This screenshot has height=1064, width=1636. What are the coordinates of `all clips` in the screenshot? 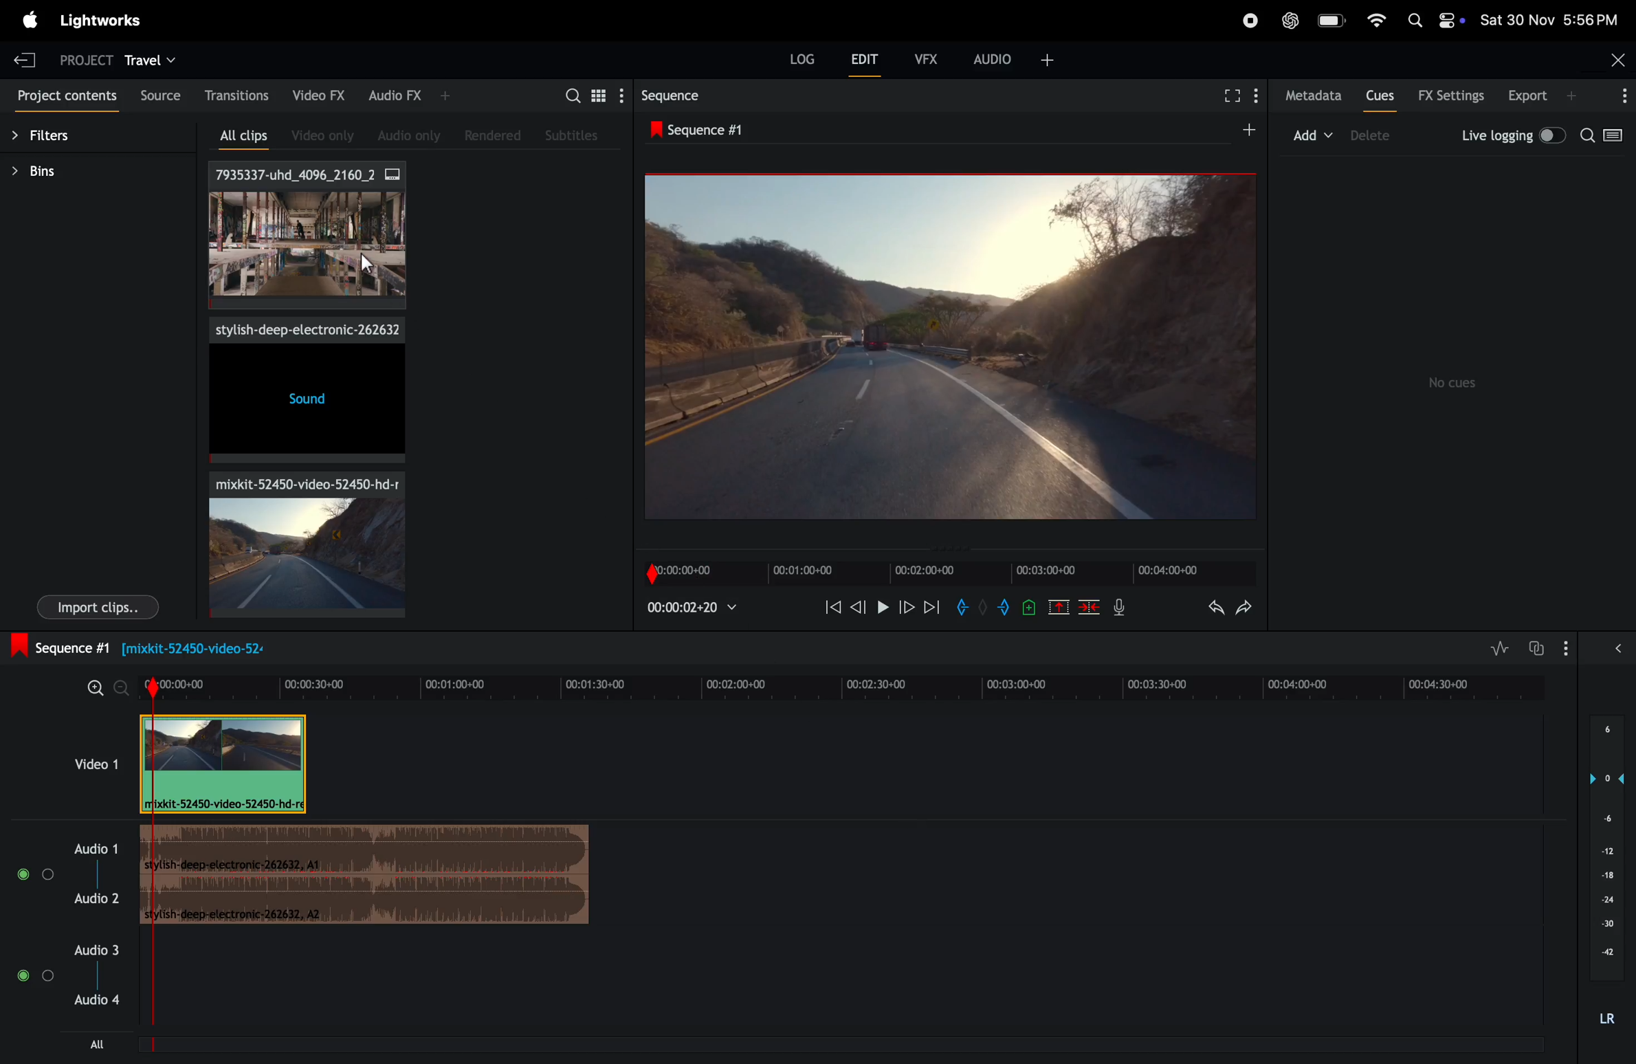 It's located at (236, 137).